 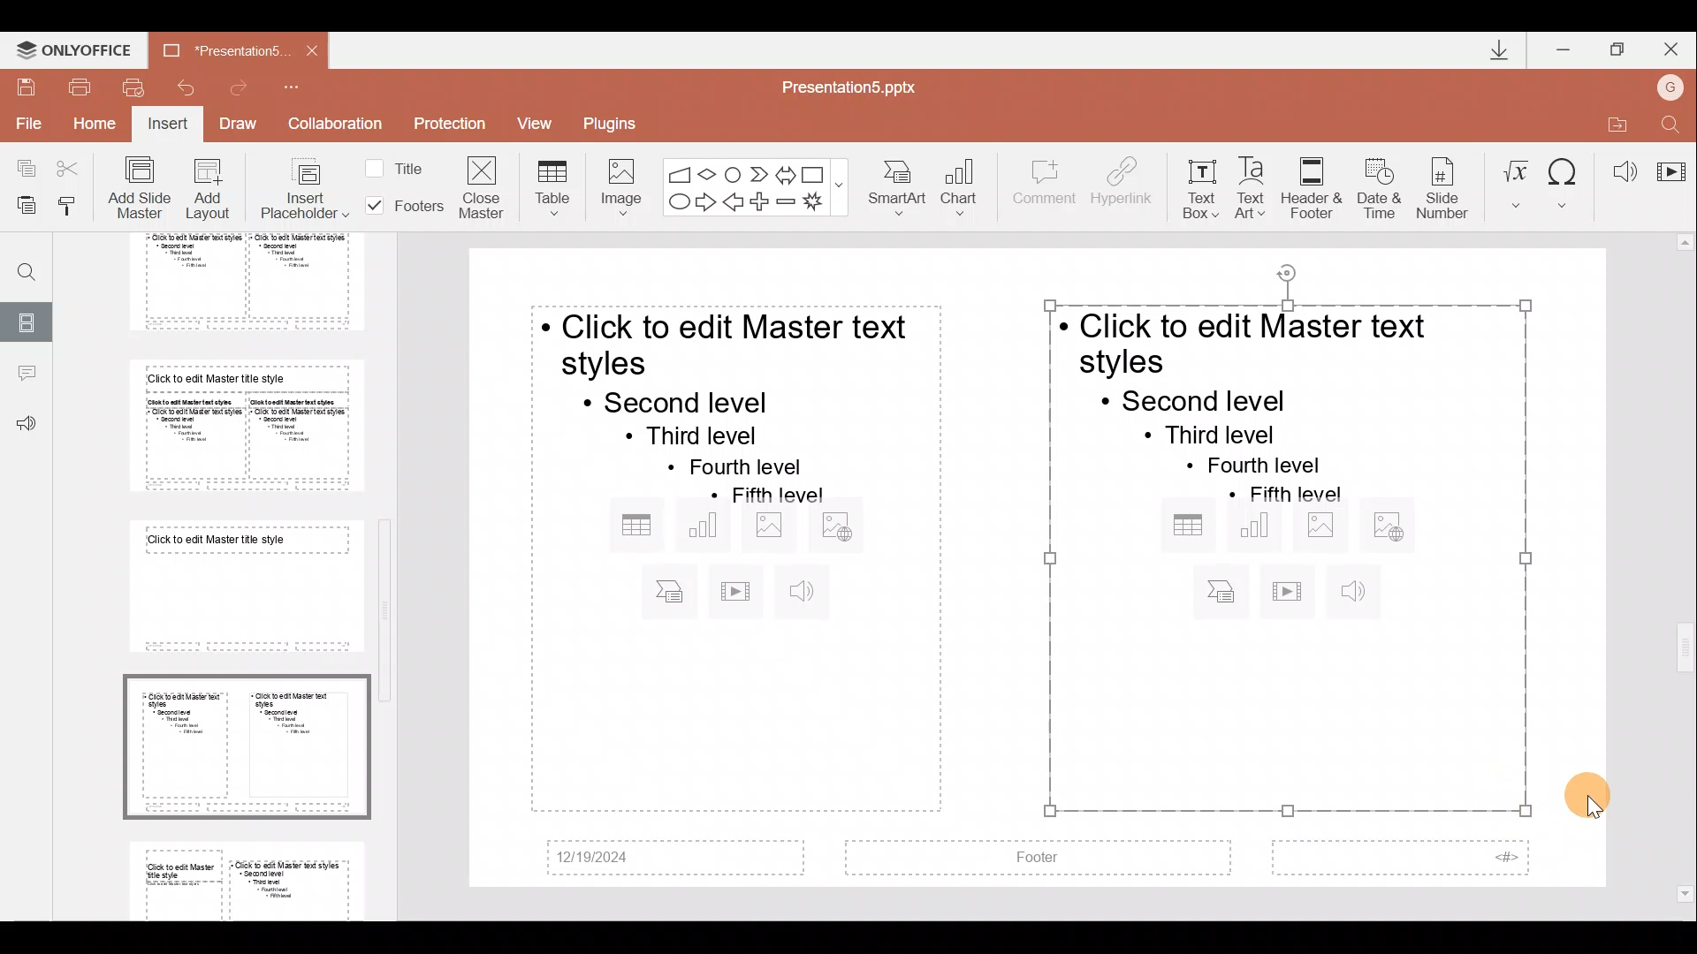 I want to click on Slide 6, so click(x=240, y=425).